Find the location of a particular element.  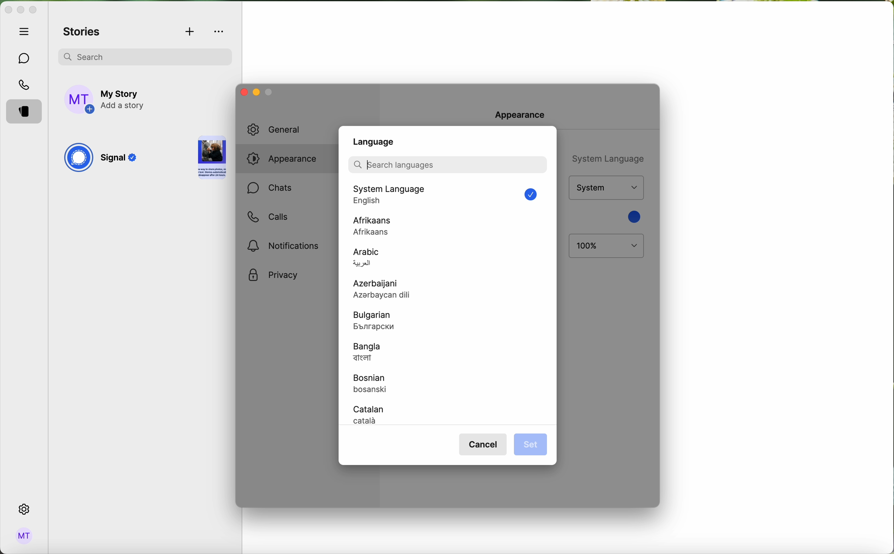

chats is located at coordinates (269, 189).